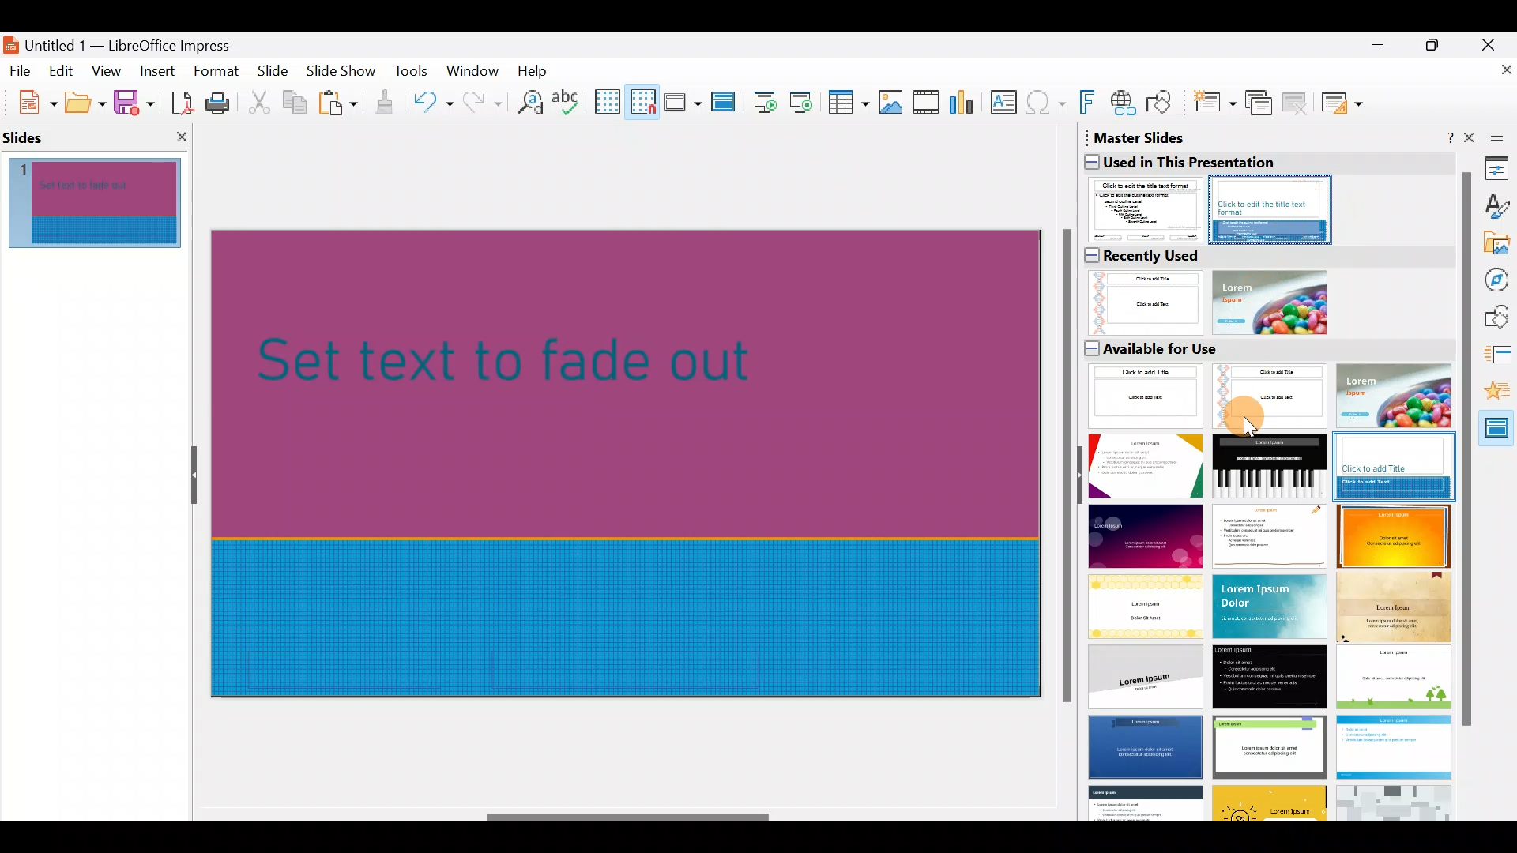 The width and height of the screenshot is (1517, 853). What do you see at coordinates (927, 105) in the screenshot?
I see `Insert audio or video` at bounding box center [927, 105].